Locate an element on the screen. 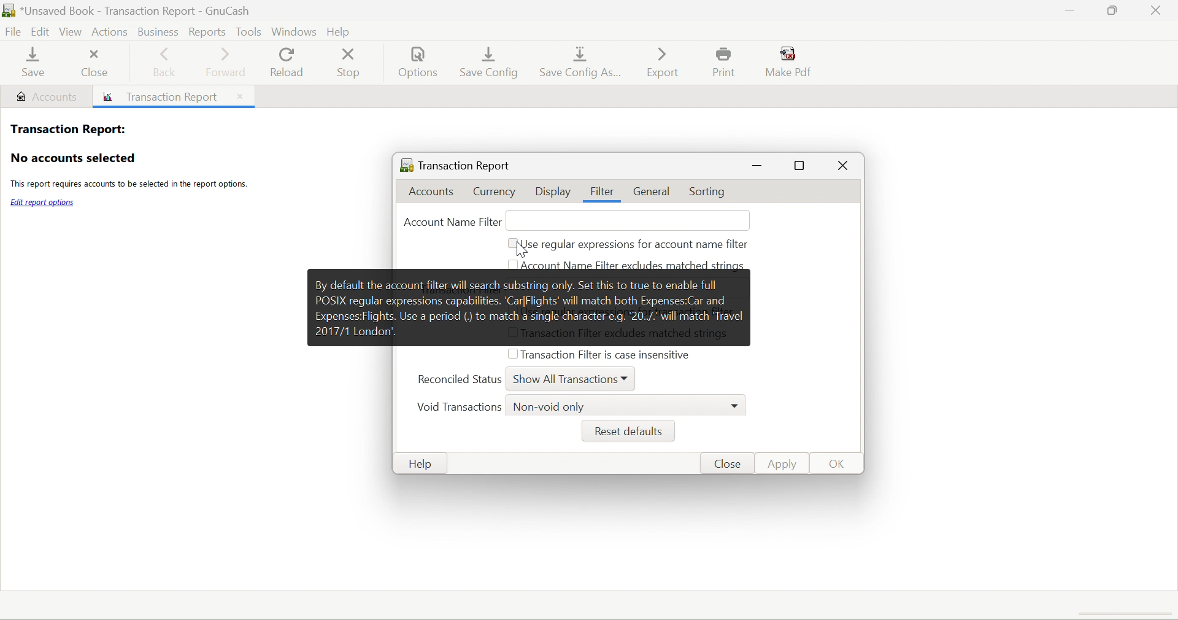 This screenshot has width=1178, height=620. Void Transactions is located at coordinates (458, 408).